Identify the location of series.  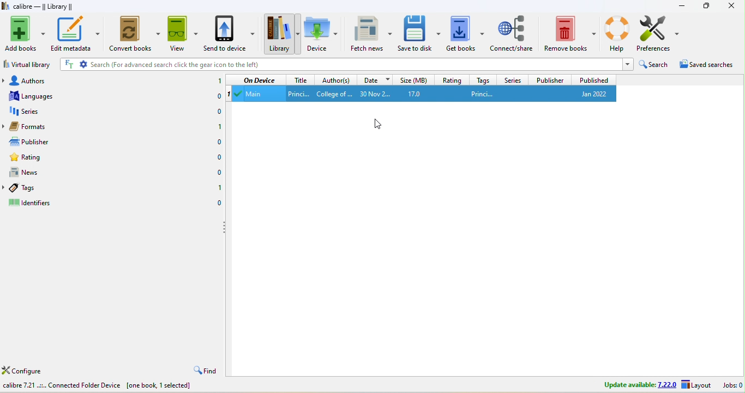
(32, 111).